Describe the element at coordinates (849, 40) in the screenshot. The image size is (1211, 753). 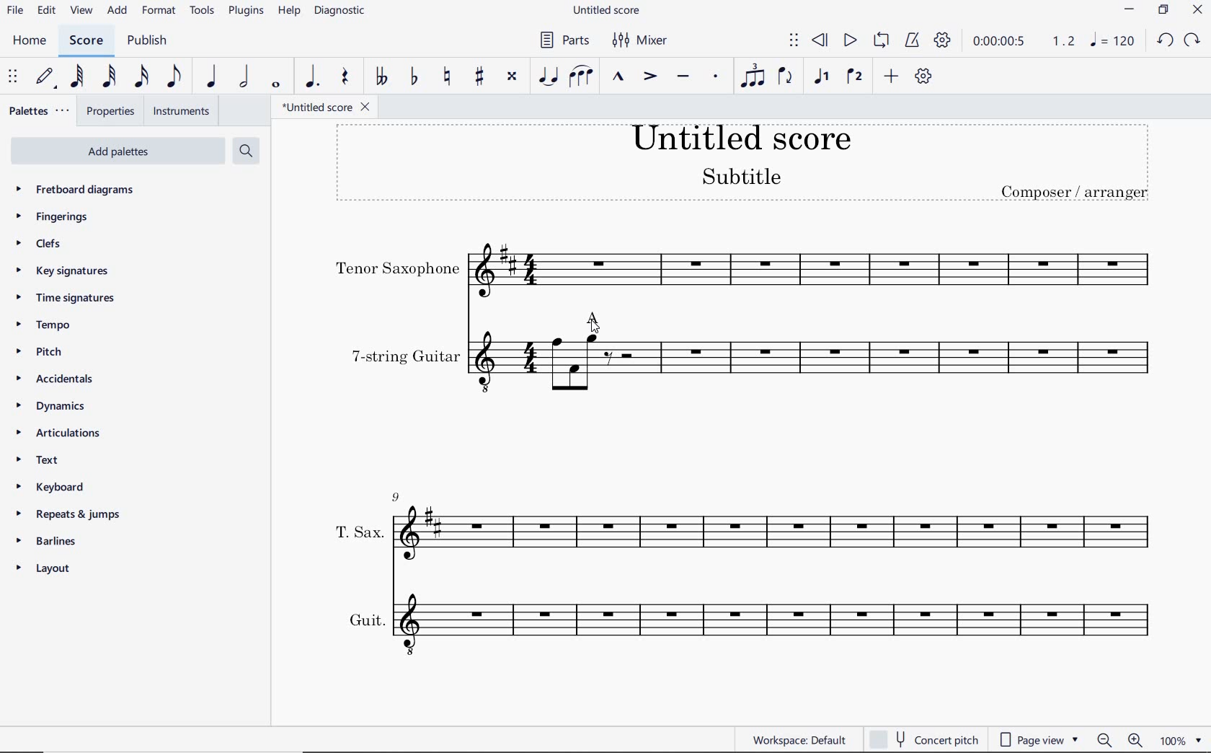
I see `PLAY` at that location.